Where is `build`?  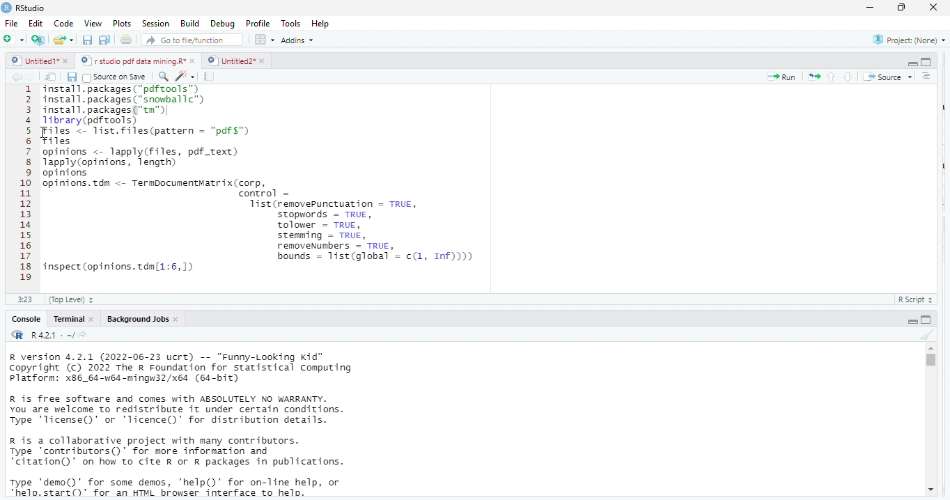
build is located at coordinates (190, 23).